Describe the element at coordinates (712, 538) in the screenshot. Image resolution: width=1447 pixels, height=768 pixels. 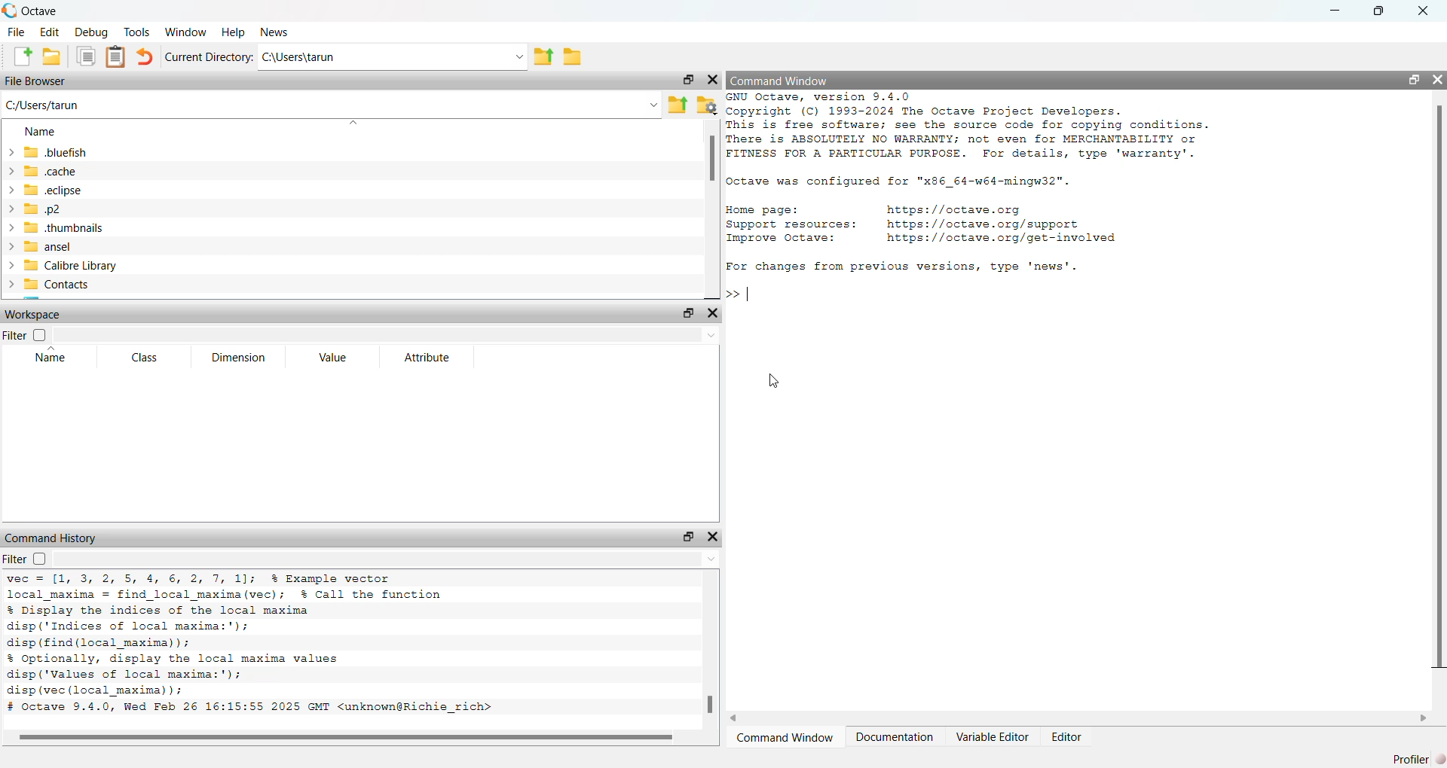
I see `Hide Widget` at that location.